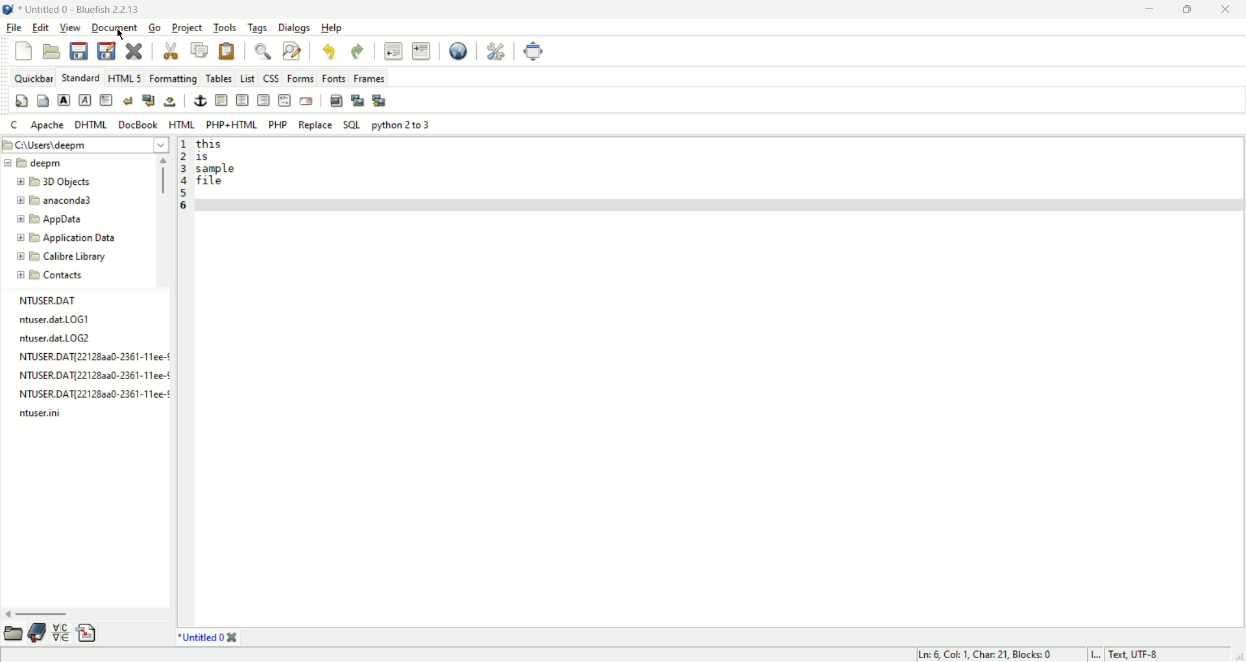 This screenshot has height=662, width=1246. Describe the element at coordinates (335, 101) in the screenshot. I see `insert image` at that location.